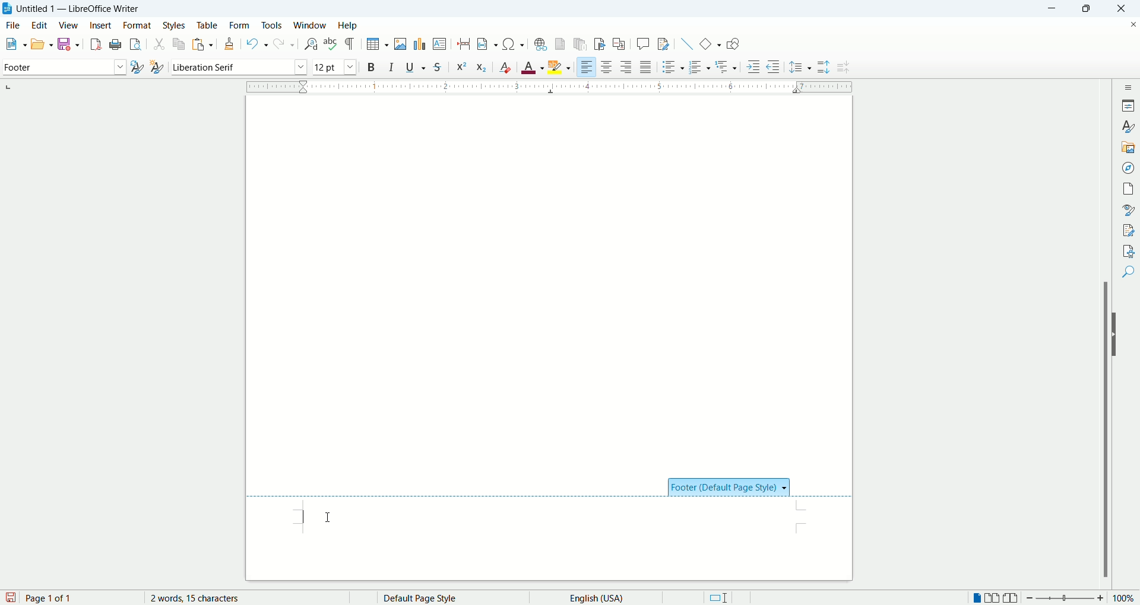 The width and height of the screenshot is (1140, 605). I want to click on sidebar settings, so click(1130, 85).